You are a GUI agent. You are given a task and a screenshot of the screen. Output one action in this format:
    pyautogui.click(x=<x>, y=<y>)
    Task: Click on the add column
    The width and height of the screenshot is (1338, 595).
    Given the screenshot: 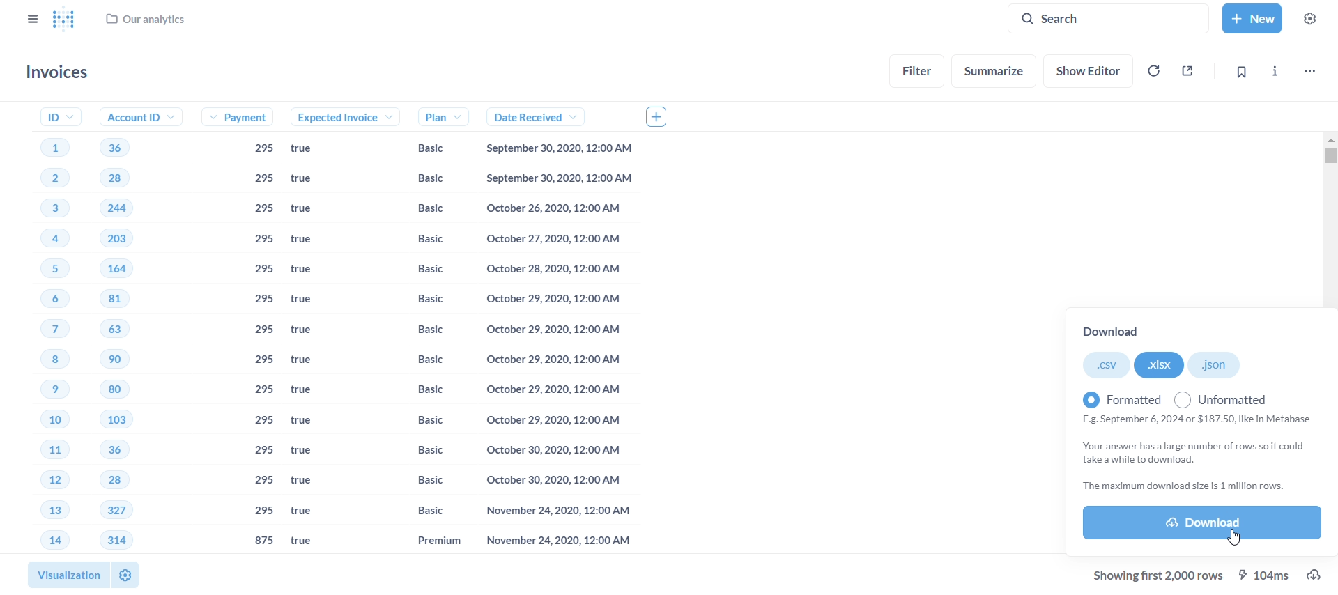 What is the action you would take?
    pyautogui.click(x=662, y=116)
    